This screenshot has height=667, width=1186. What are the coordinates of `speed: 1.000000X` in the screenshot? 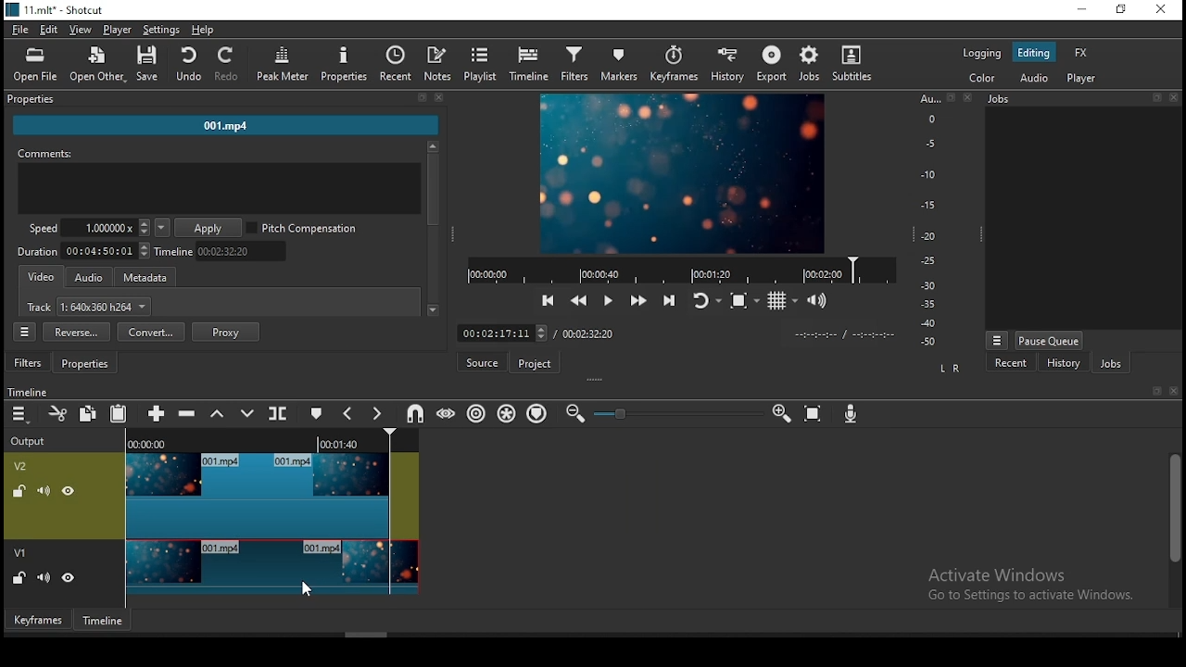 It's located at (83, 228).